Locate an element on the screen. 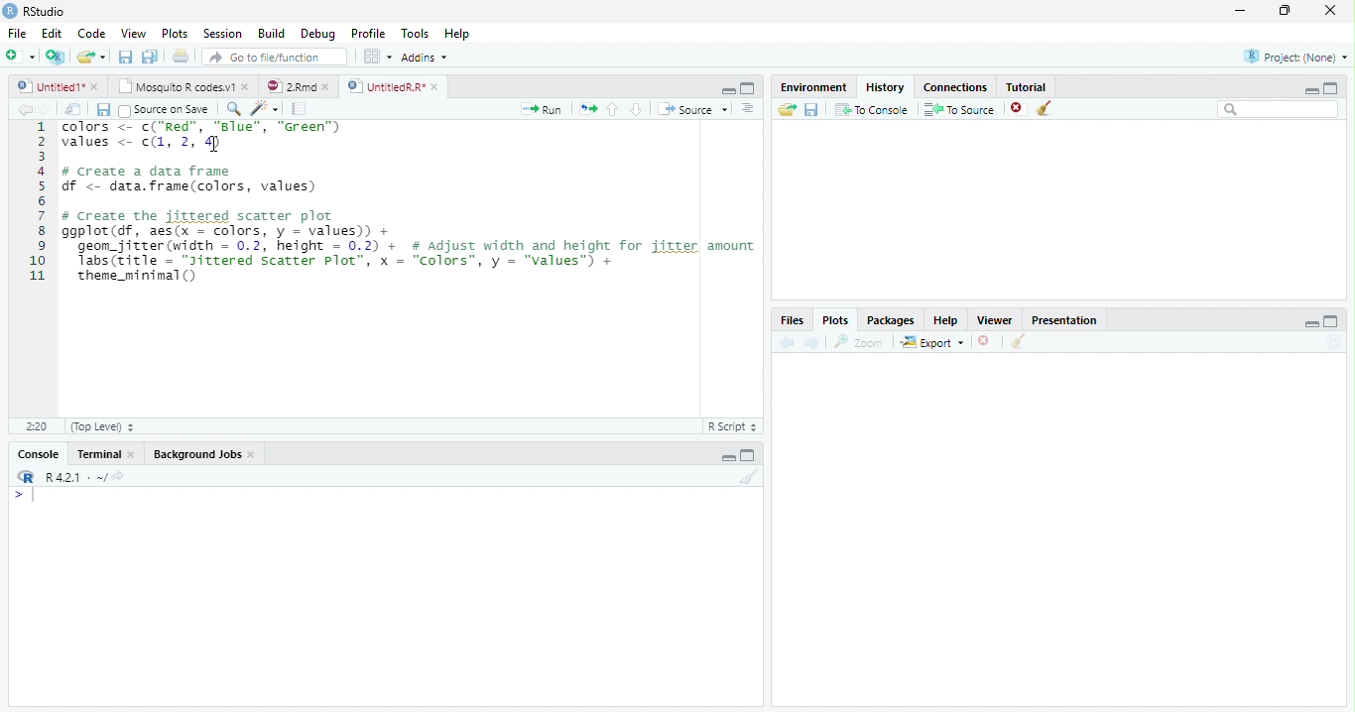 This screenshot has width=1355, height=712. Clear console is located at coordinates (748, 477).